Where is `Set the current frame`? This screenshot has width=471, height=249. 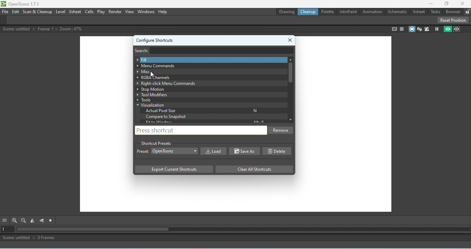
Set the current frame is located at coordinates (8, 230).